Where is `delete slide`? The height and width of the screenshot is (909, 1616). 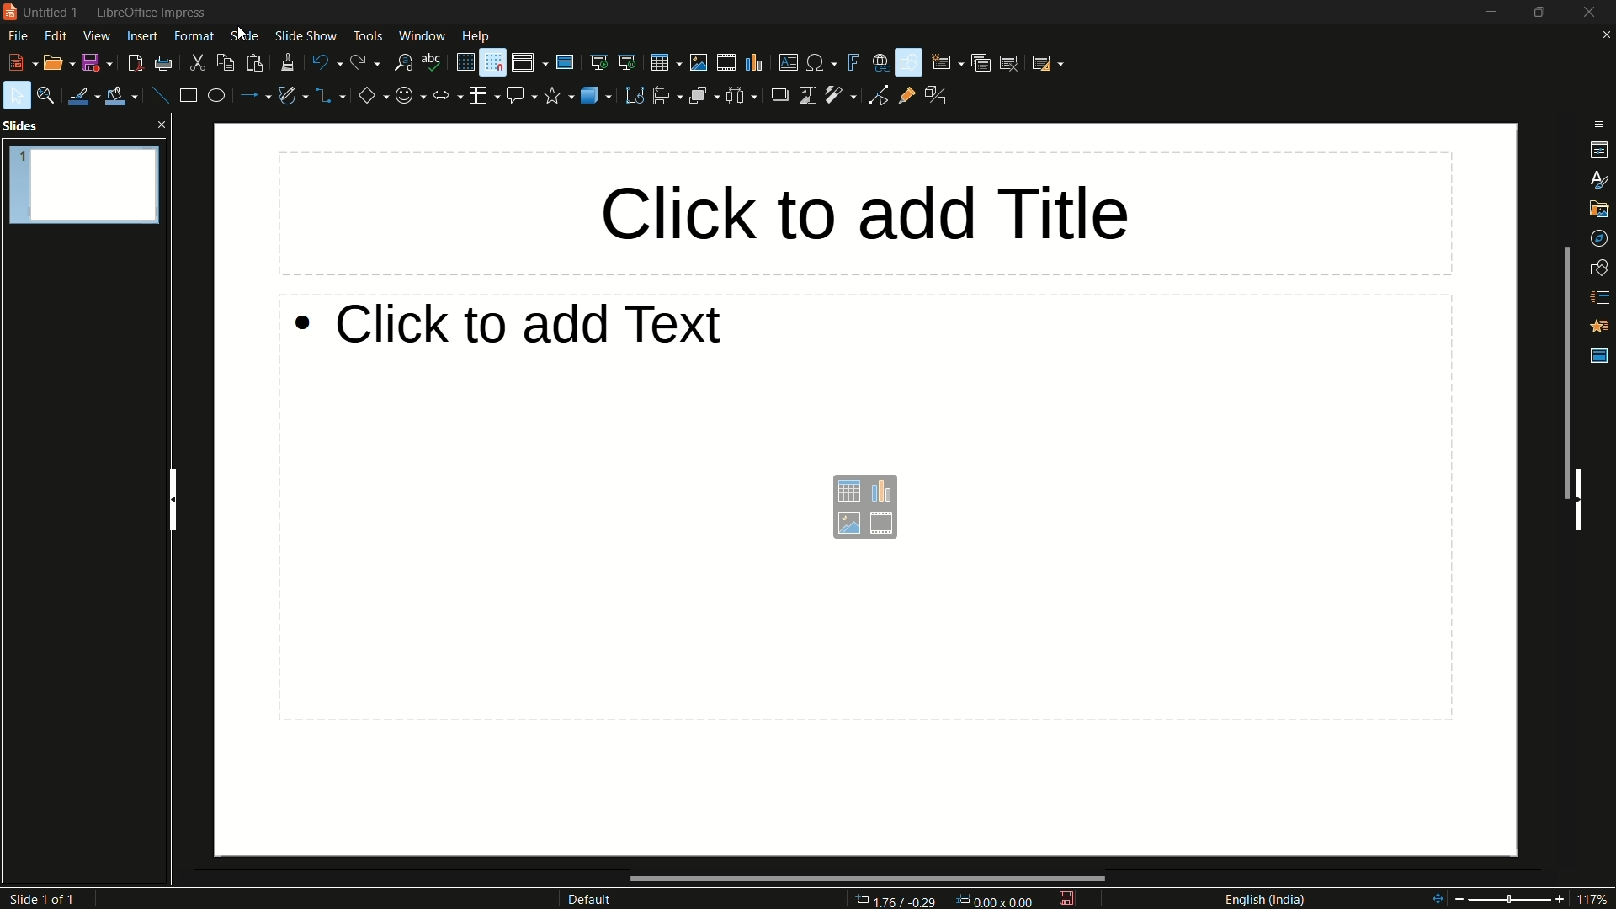
delete slide is located at coordinates (1008, 61).